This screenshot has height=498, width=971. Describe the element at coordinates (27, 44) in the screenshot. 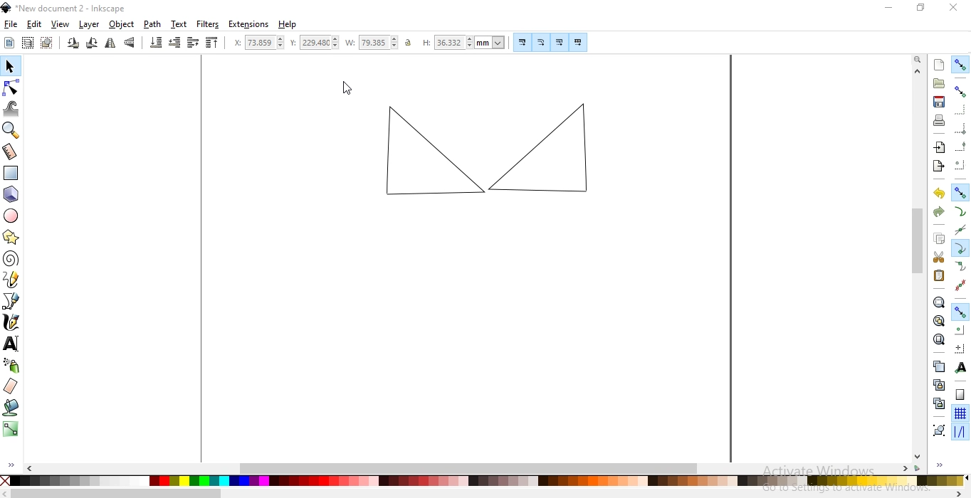

I see `select all objects in al visible and unlocked layers` at that location.